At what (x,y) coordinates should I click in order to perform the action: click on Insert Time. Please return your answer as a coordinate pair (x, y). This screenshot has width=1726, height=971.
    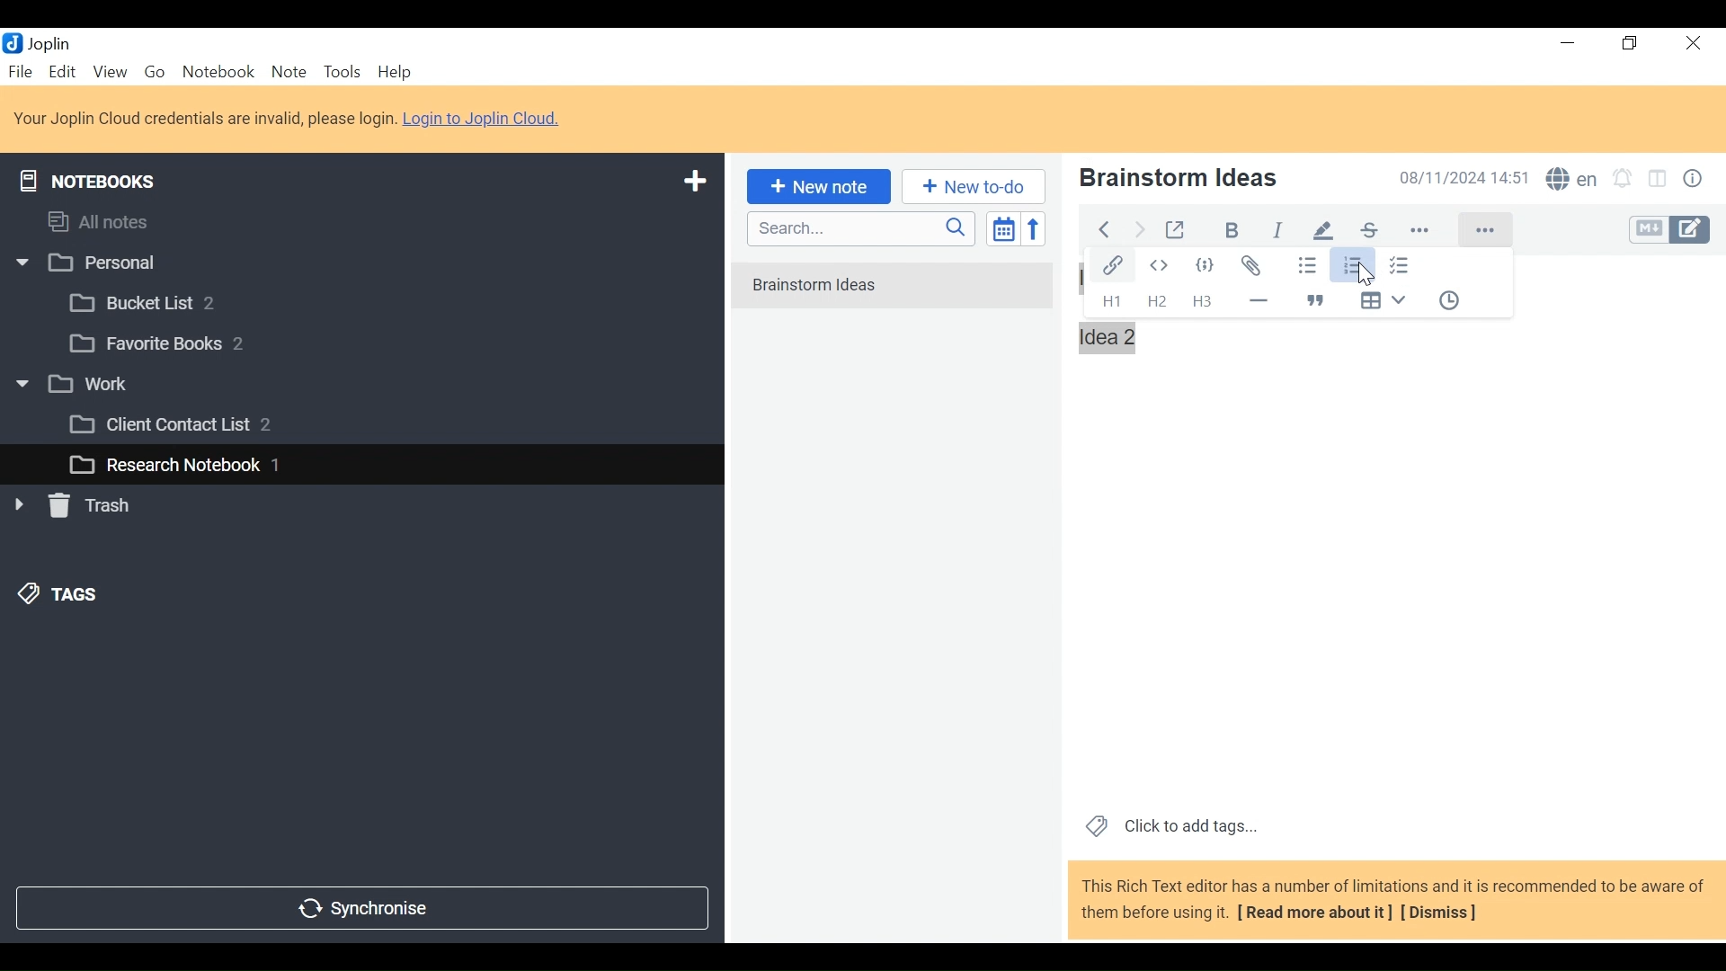
    Looking at the image, I should click on (1450, 300).